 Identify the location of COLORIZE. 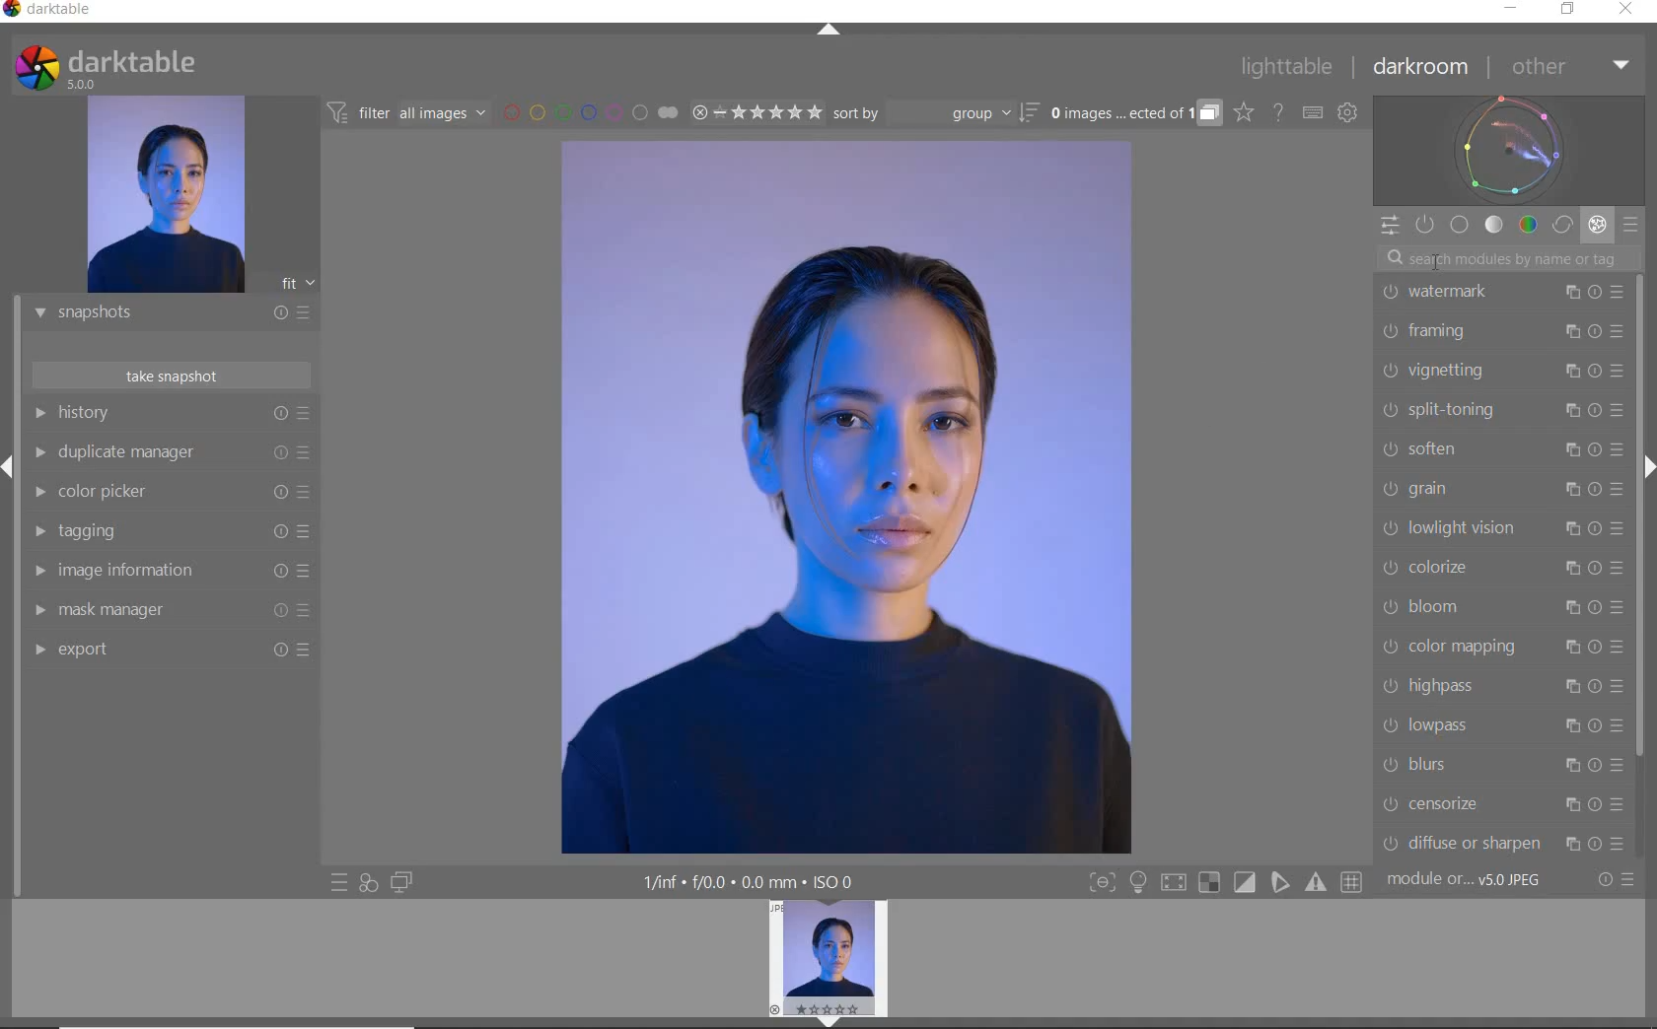
(1502, 568).